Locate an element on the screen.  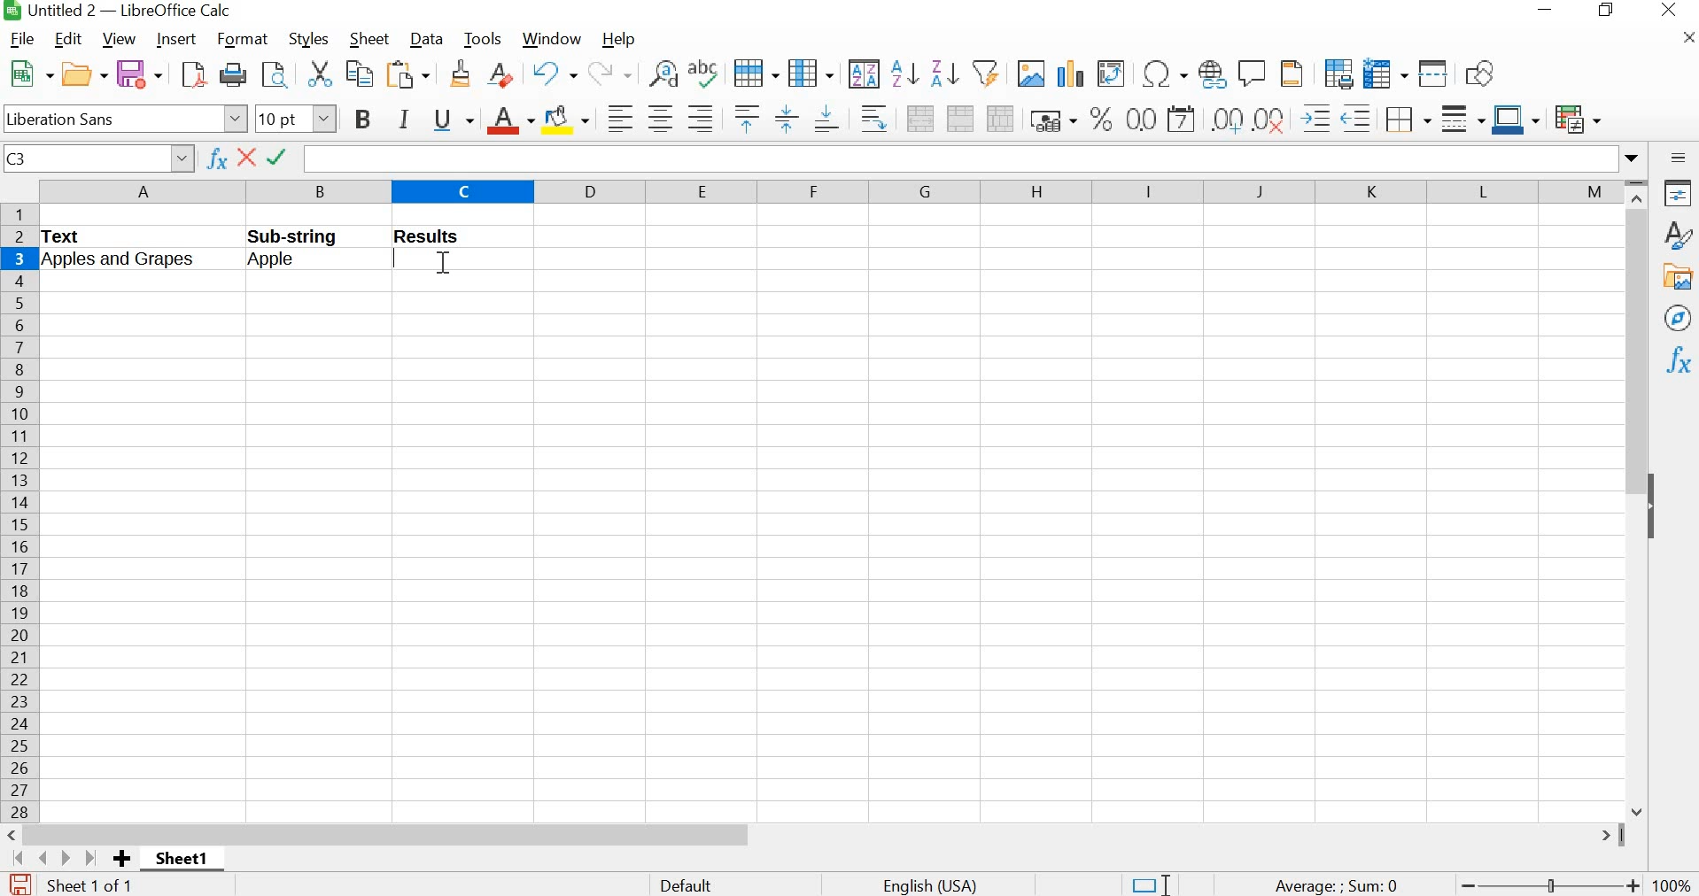
paste is located at coordinates (410, 74).